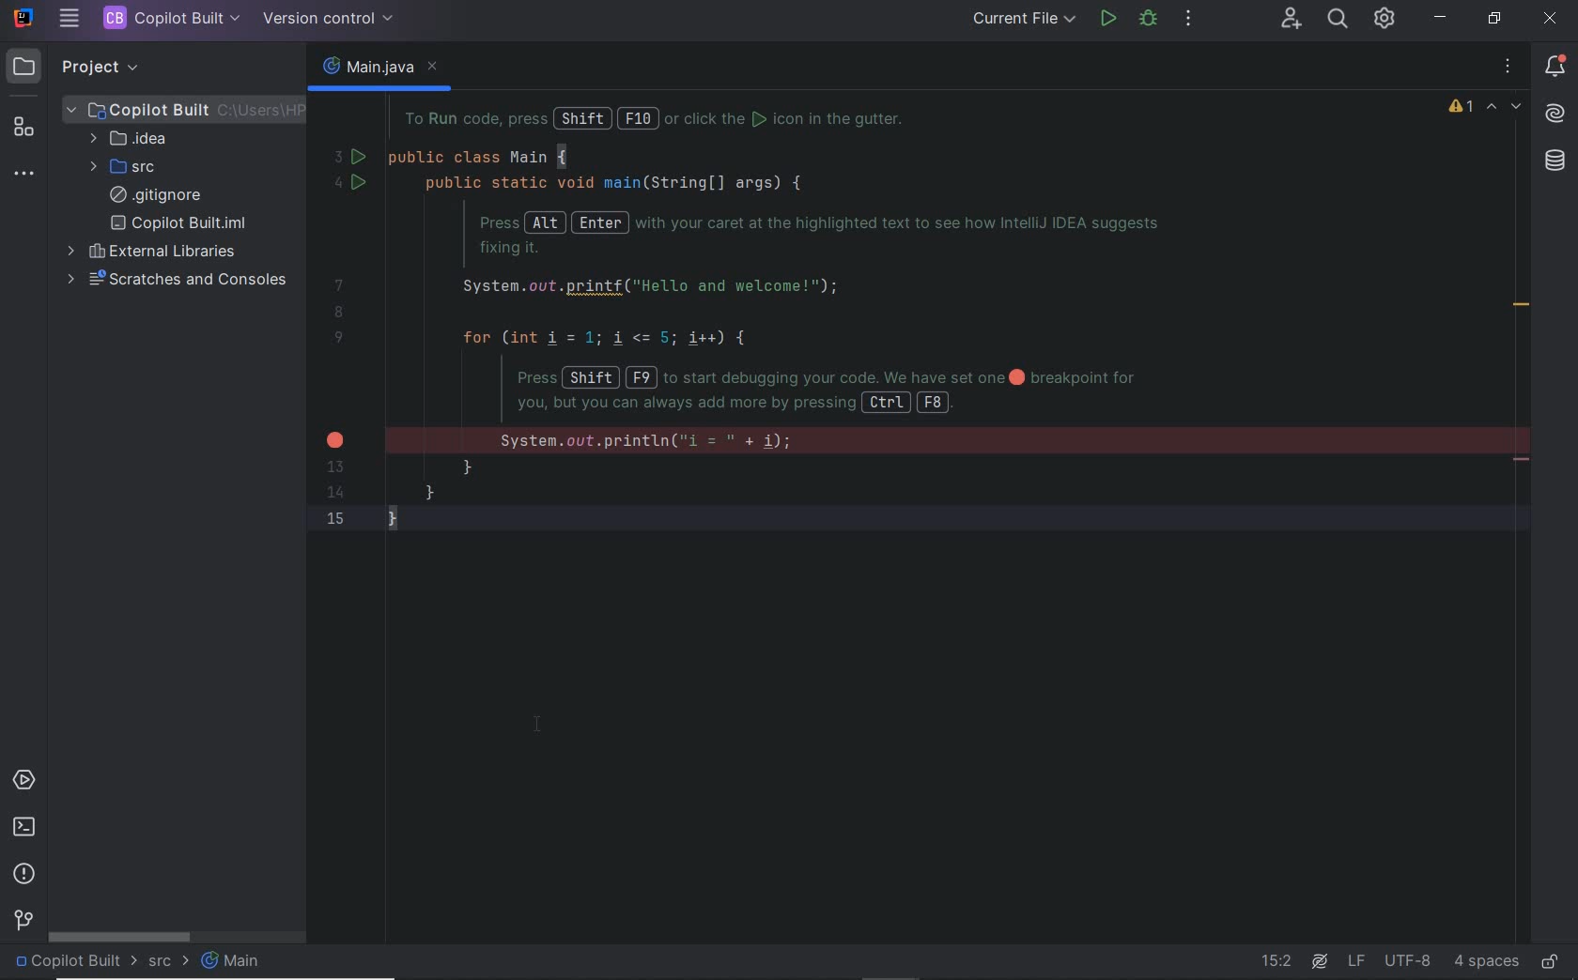  What do you see at coordinates (231, 960) in the screenshot?
I see `Main` at bounding box center [231, 960].